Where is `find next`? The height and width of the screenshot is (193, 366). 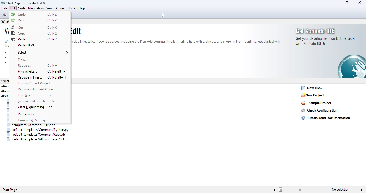
find next is located at coordinates (25, 95).